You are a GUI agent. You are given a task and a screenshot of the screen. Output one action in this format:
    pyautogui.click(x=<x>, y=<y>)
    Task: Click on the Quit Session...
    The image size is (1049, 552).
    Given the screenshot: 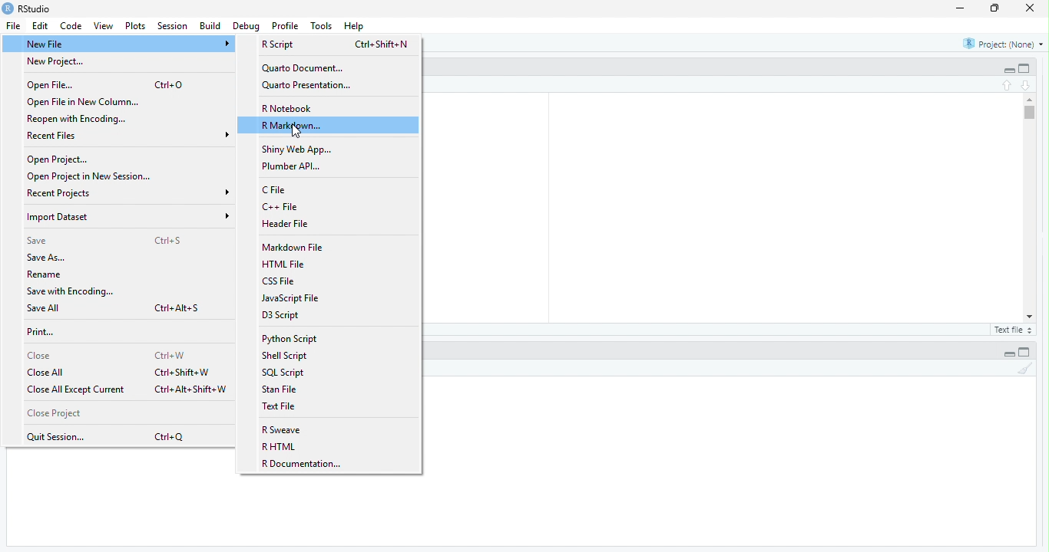 What is the action you would take?
    pyautogui.click(x=58, y=438)
    